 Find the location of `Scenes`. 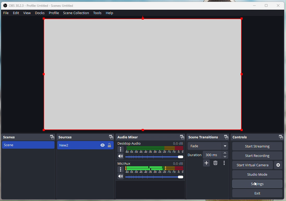

Scenes is located at coordinates (15, 137).